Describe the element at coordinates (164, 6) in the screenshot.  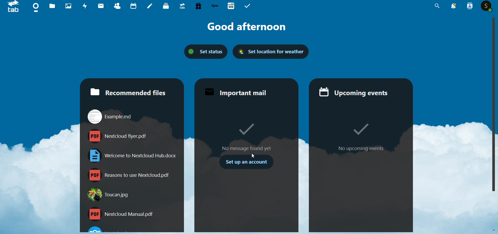
I see `Deck` at that location.